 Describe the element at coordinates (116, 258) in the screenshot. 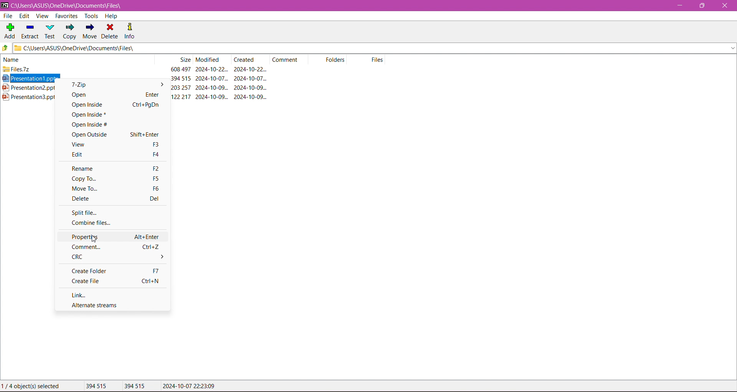

I see `CRC` at that location.